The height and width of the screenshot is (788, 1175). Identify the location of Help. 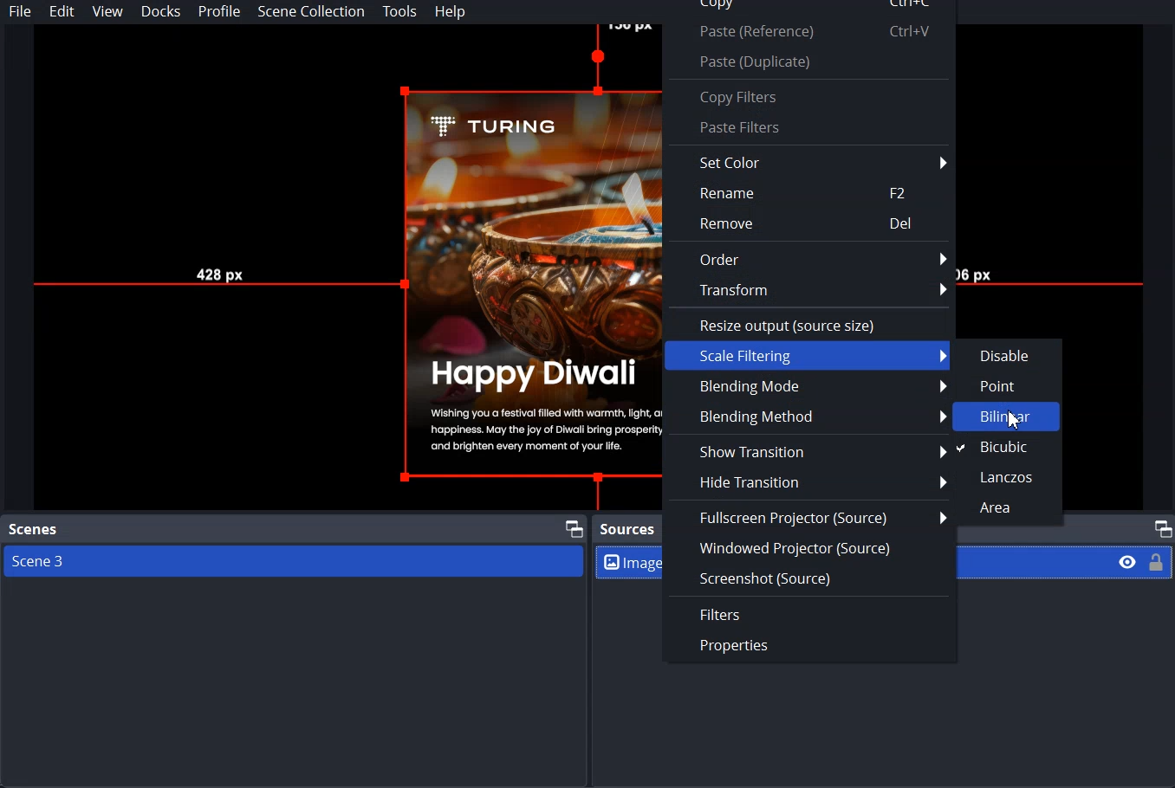
(451, 12).